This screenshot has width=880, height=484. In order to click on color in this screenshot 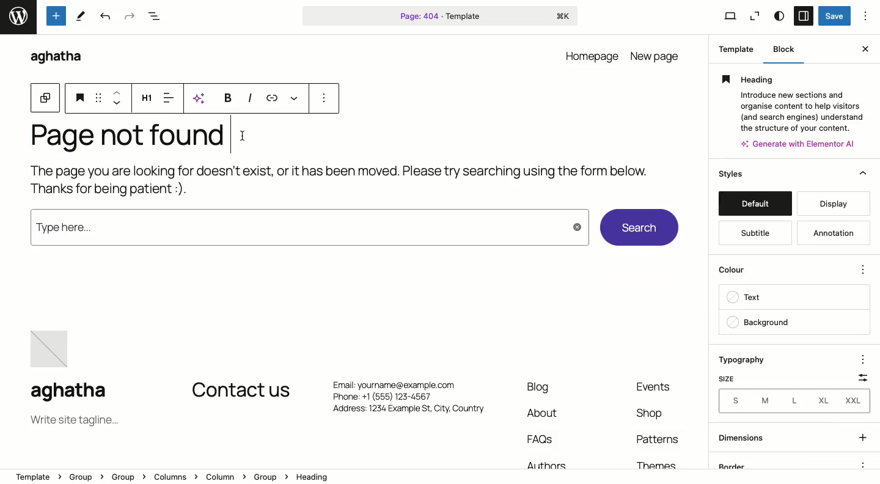, I will do `click(736, 269)`.